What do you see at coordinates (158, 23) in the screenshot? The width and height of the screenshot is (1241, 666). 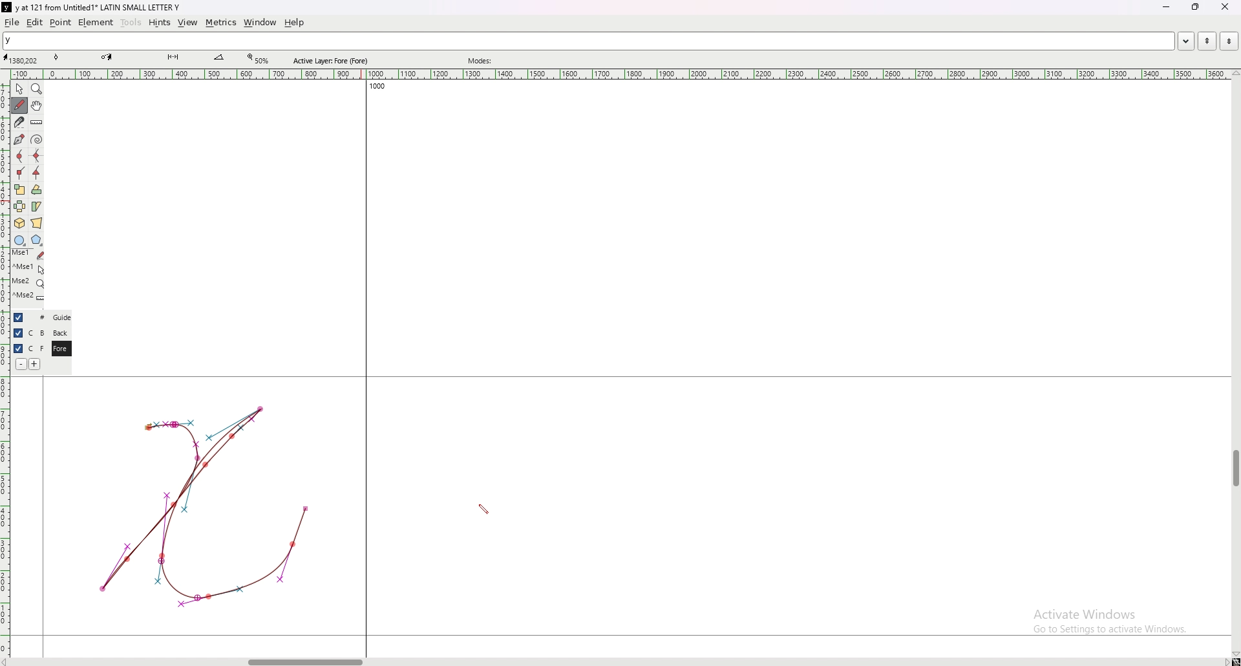 I see `hints` at bounding box center [158, 23].